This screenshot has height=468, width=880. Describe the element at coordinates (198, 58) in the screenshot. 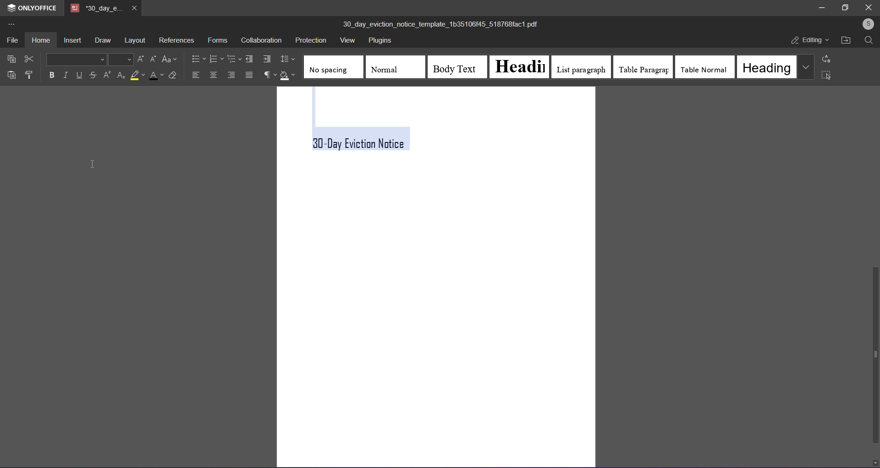

I see `bullets` at that location.